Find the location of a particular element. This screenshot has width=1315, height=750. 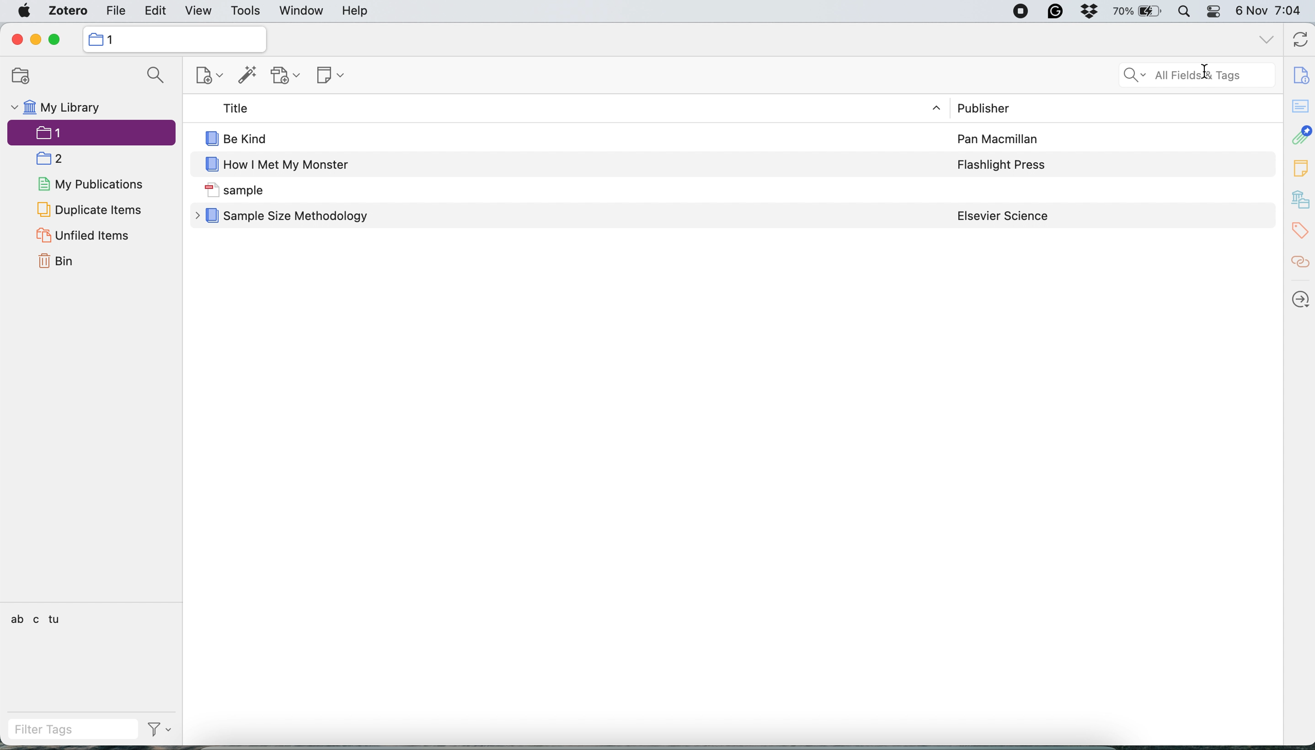

my publications is located at coordinates (93, 185).